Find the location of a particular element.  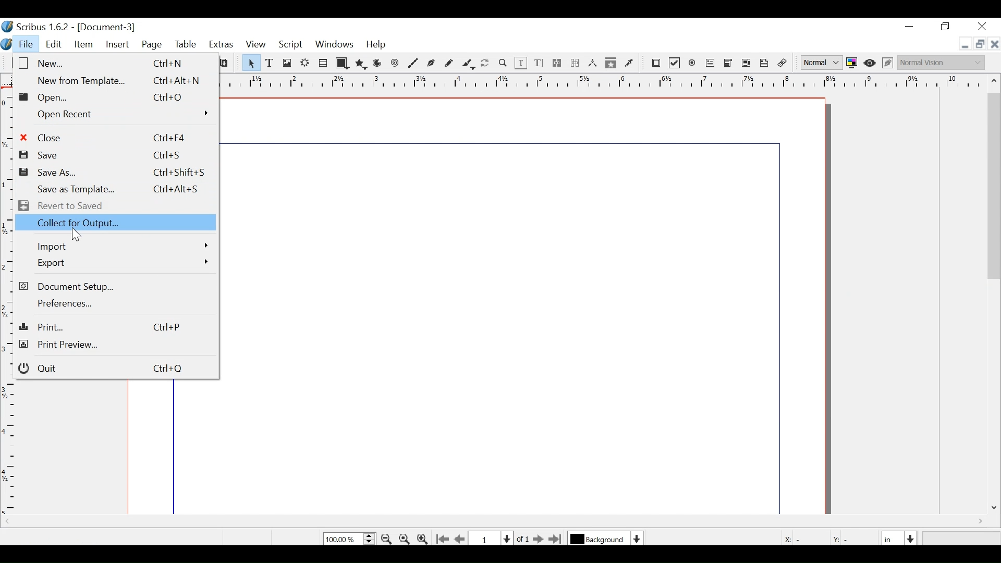

Insert is located at coordinates (117, 45).